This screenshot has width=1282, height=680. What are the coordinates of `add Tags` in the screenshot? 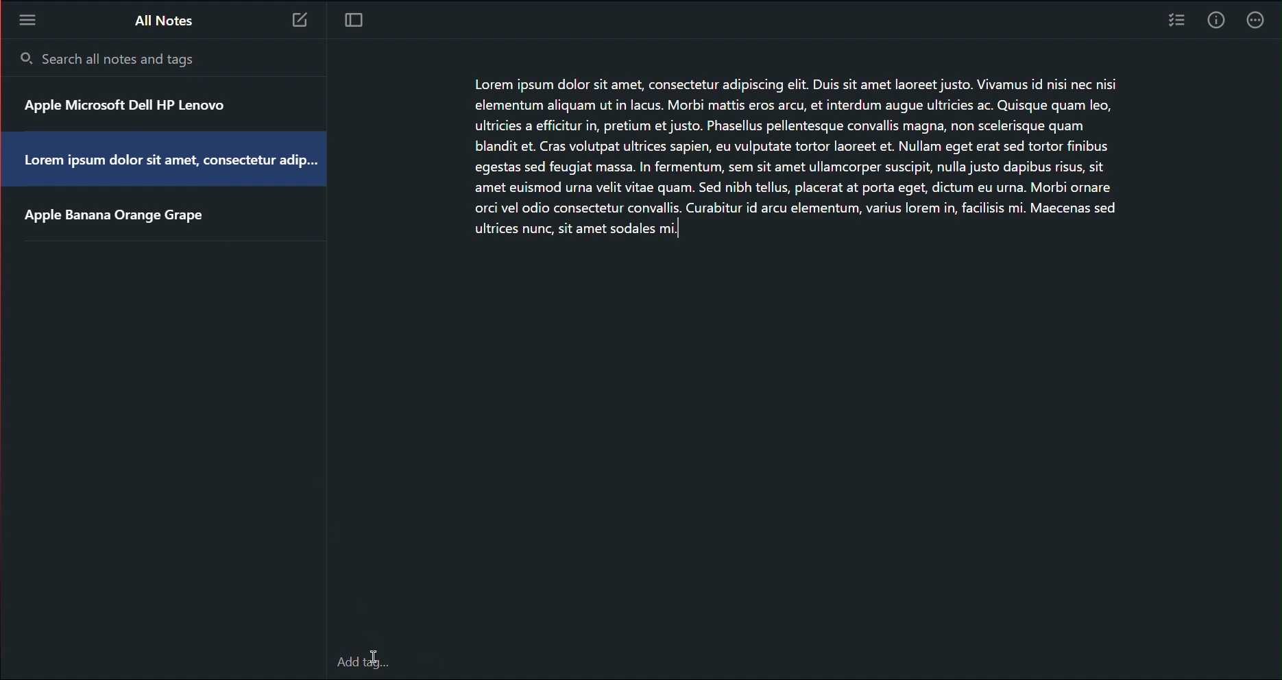 It's located at (383, 655).